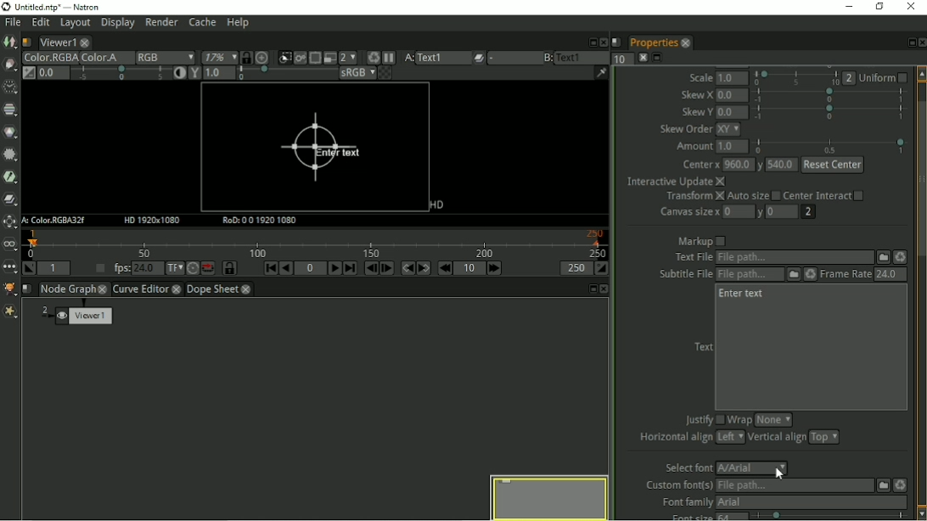 The image size is (927, 521). What do you see at coordinates (79, 317) in the screenshot?
I see `Viewer 1` at bounding box center [79, 317].